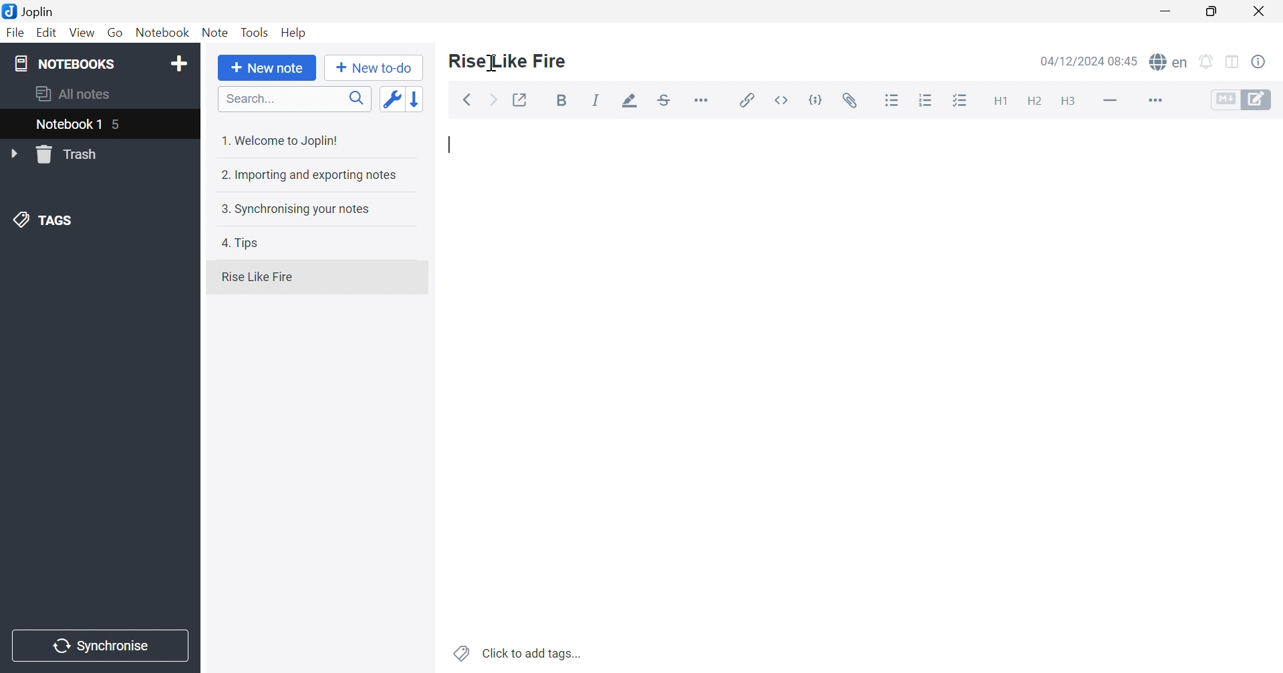 The height and width of the screenshot is (673, 1283). I want to click on Set alarm, so click(1206, 61).